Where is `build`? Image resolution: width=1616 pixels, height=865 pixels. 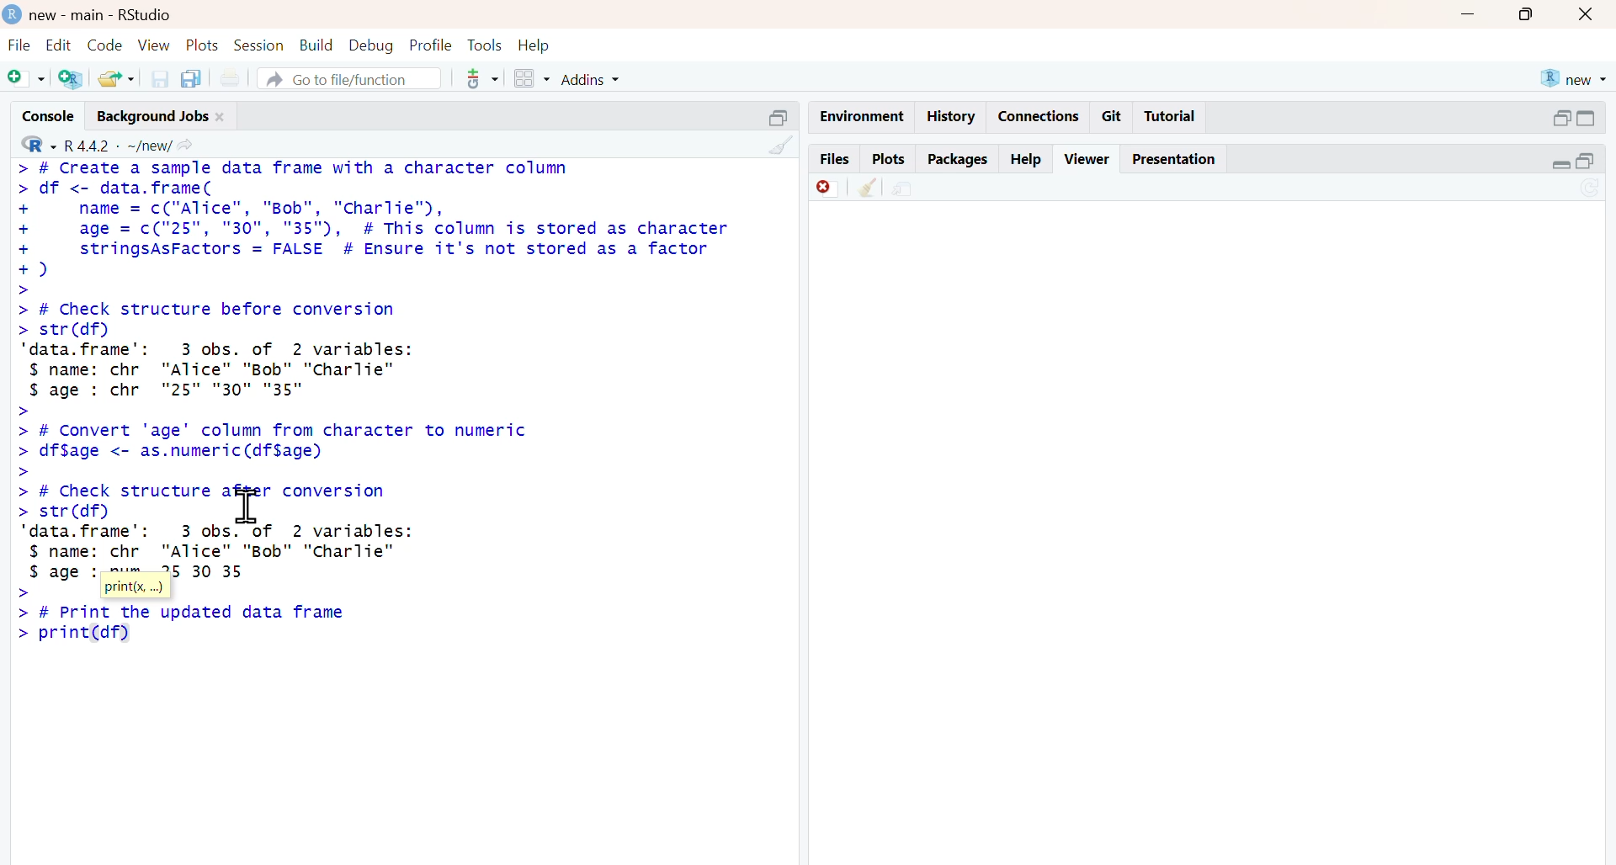
build is located at coordinates (317, 45).